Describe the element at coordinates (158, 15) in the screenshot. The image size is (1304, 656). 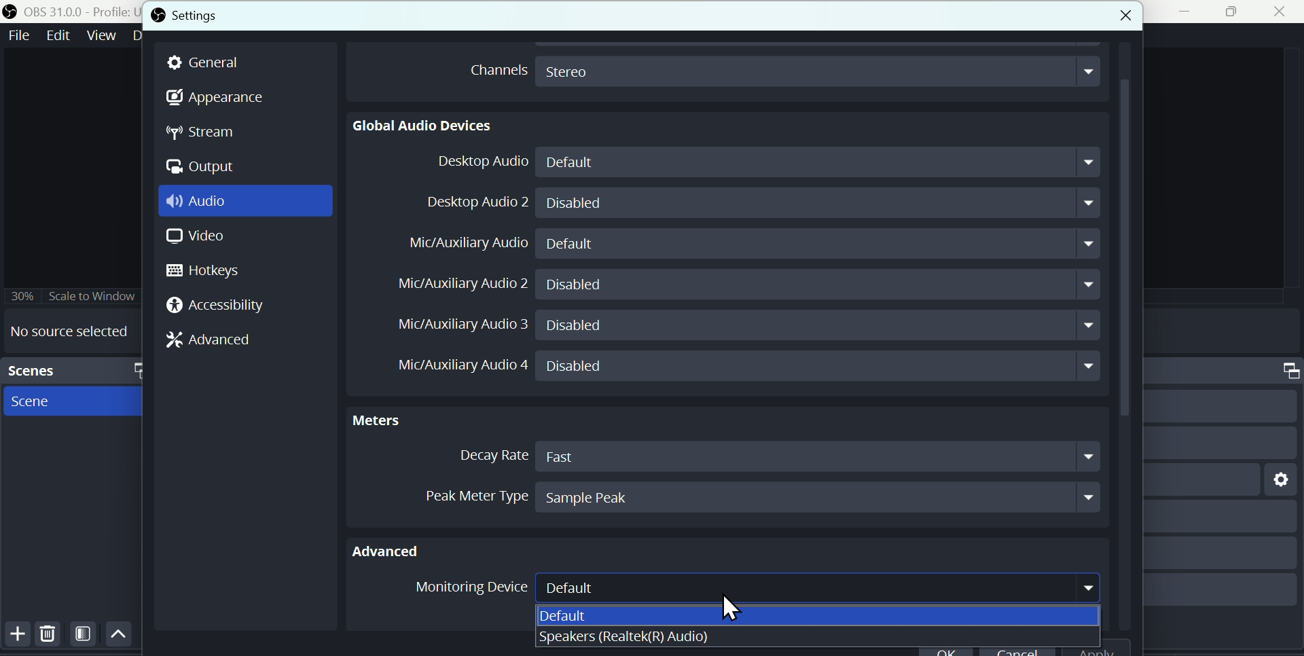
I see `OBS logo` at that location.